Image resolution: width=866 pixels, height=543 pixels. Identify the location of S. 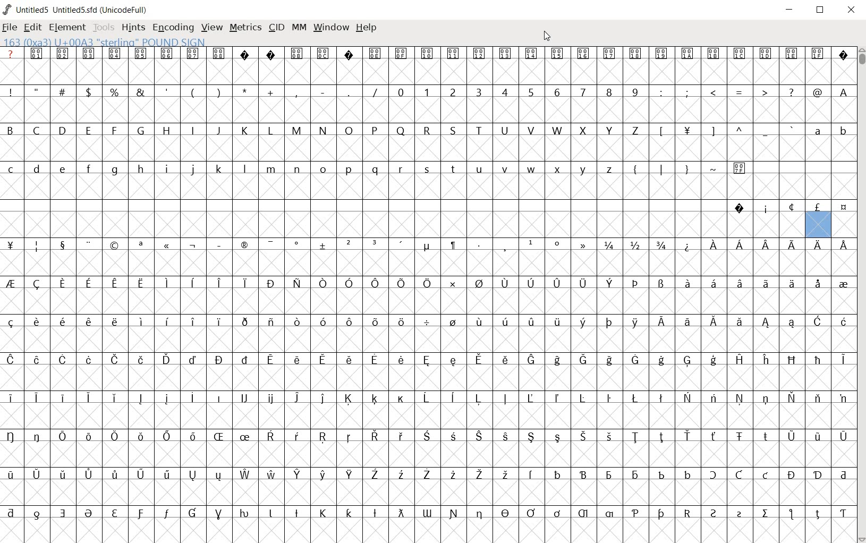
(454, 130).